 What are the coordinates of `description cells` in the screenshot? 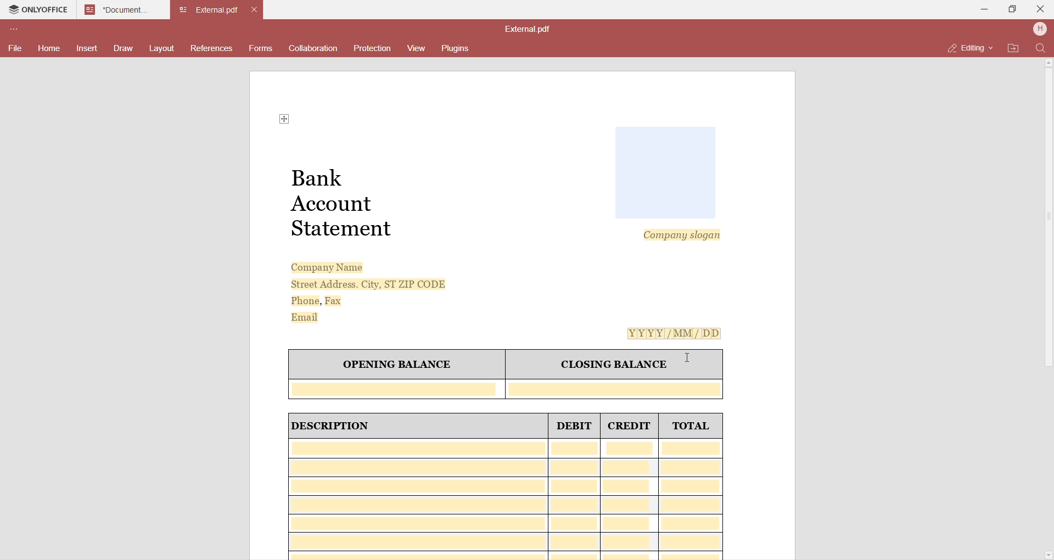 It's located at (417, 499).